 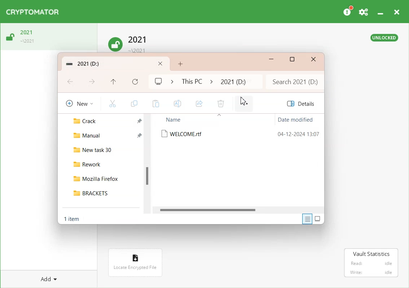 What do you see at coordinates (307, 219) in the screenshot?
I see `Display information about each item in the window` at bounding box center [307, 219].